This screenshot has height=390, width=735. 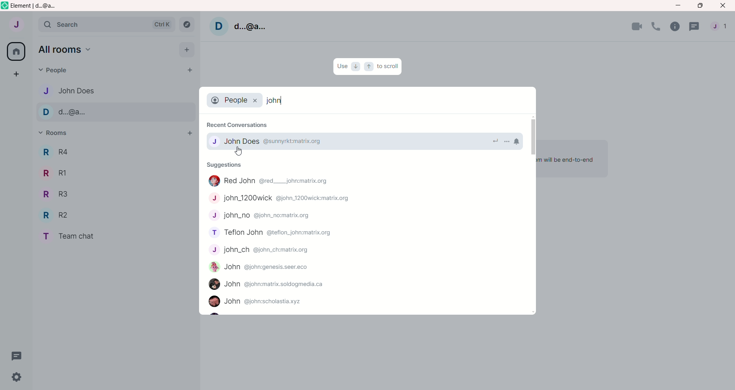 What do you see at coordinates (658, 27) in the screenshot?
I see `voice call` at bounding box center [658, 27].